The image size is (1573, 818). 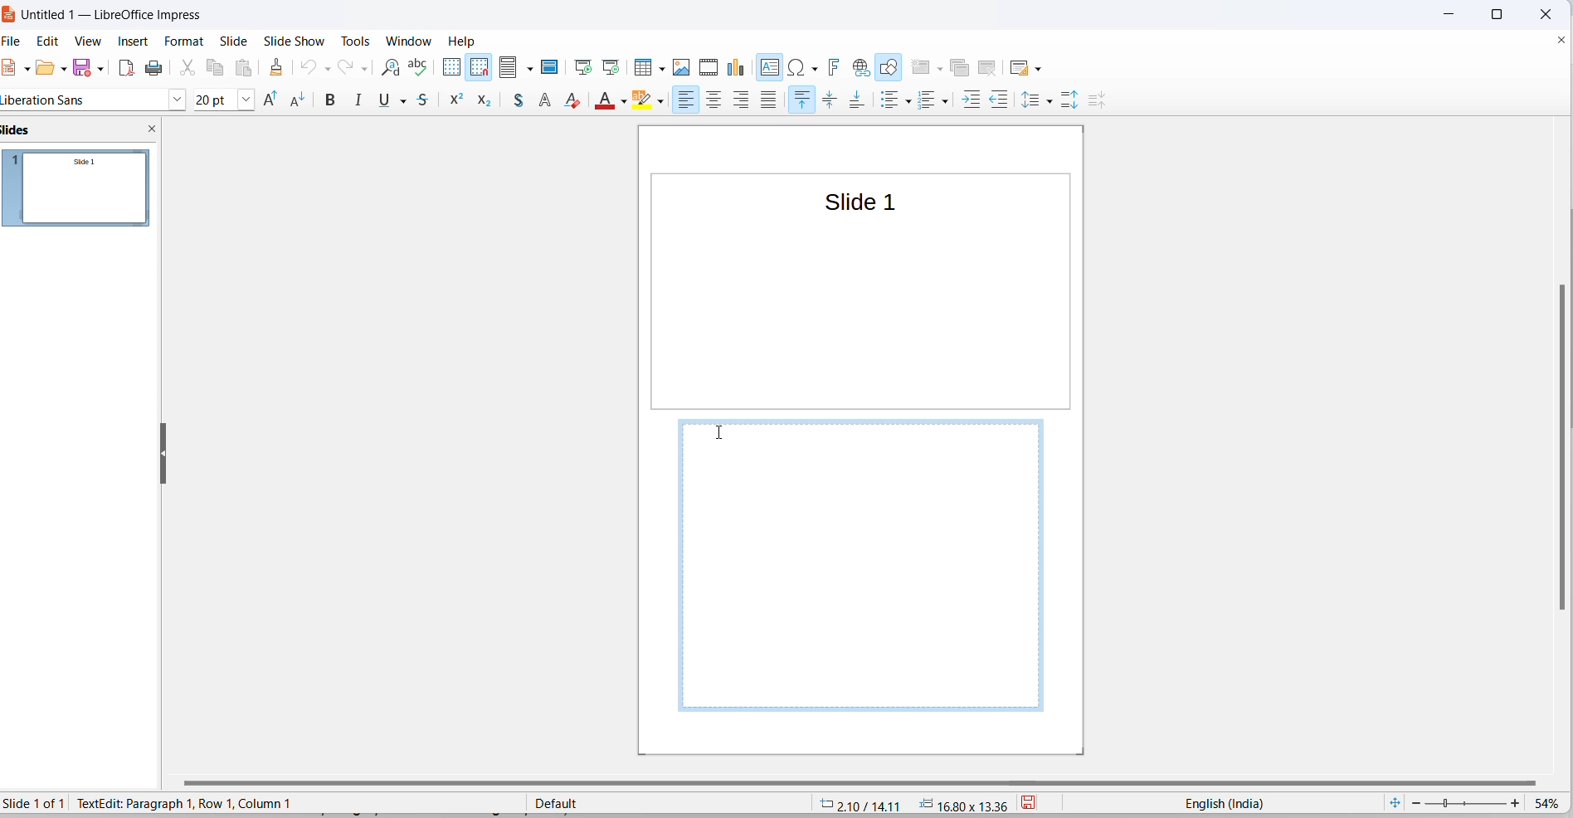 I want to click on find and replace, so click(x=390, y=68).